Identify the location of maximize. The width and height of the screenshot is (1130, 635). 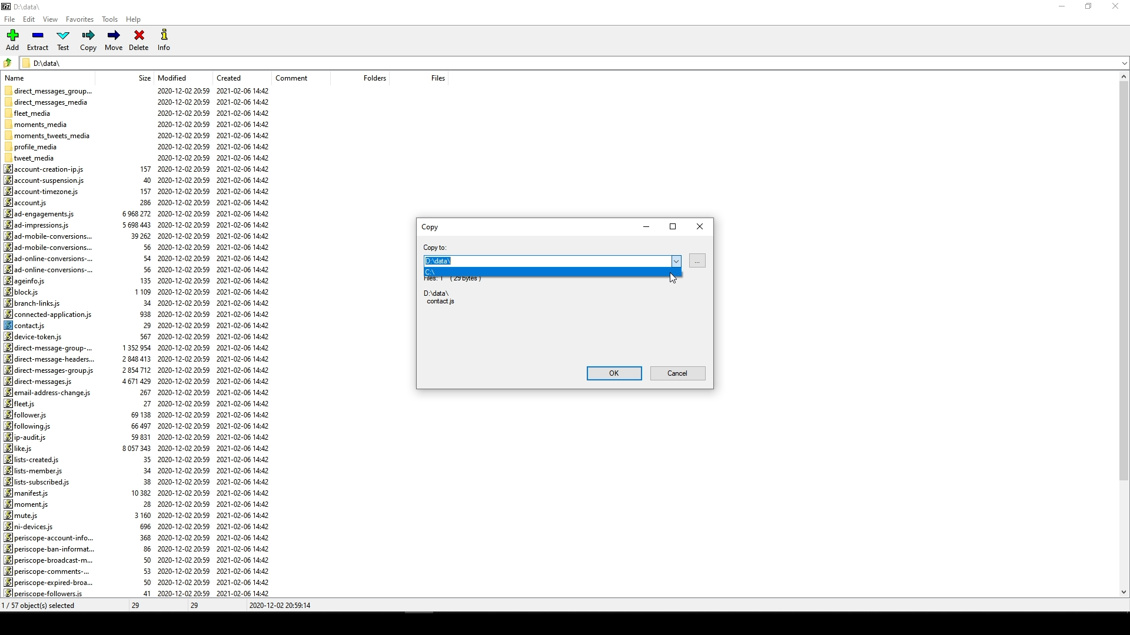
(673, 225).